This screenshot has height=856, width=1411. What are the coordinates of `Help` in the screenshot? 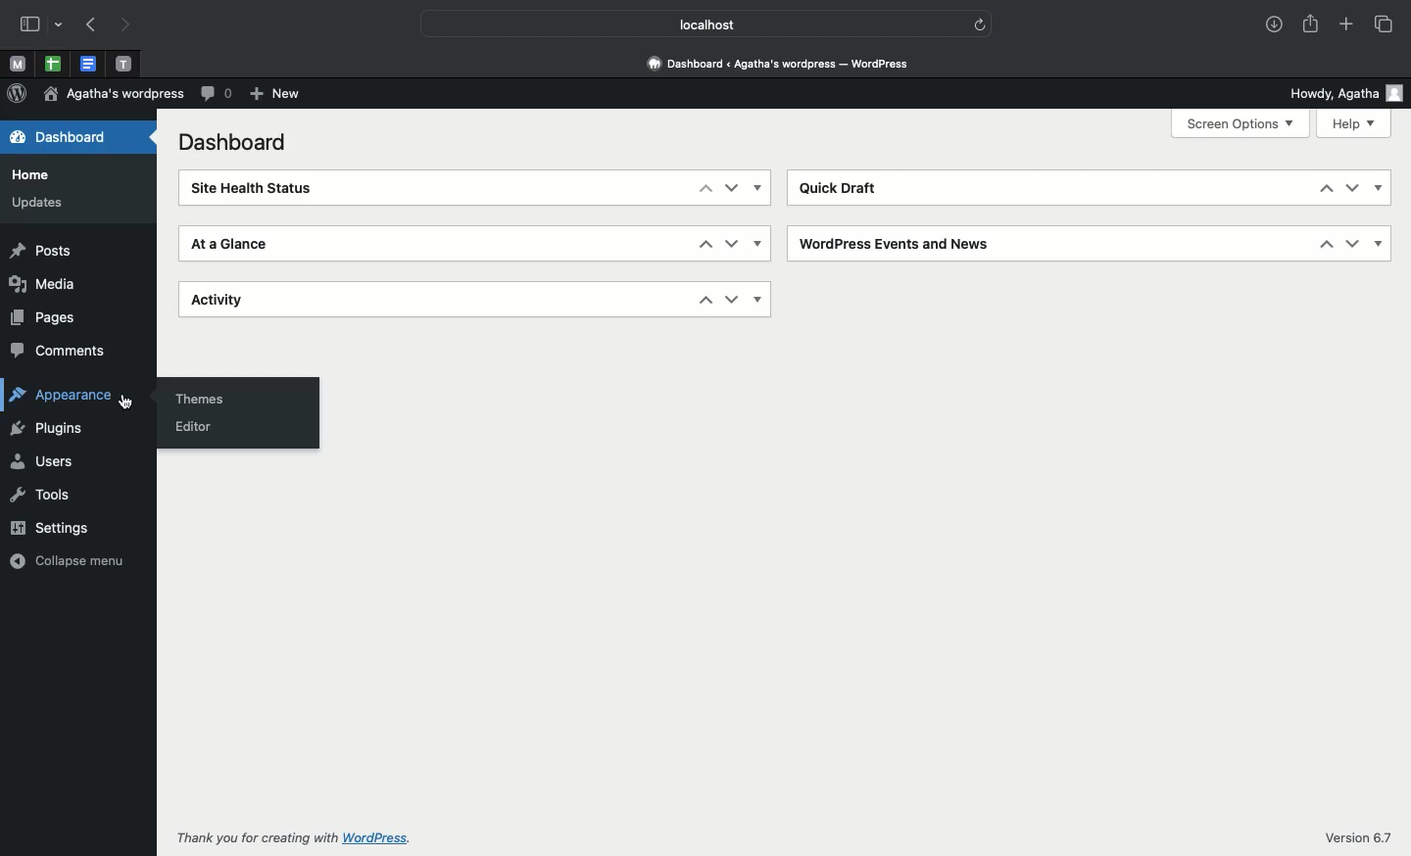 It's located at (1353, 124).